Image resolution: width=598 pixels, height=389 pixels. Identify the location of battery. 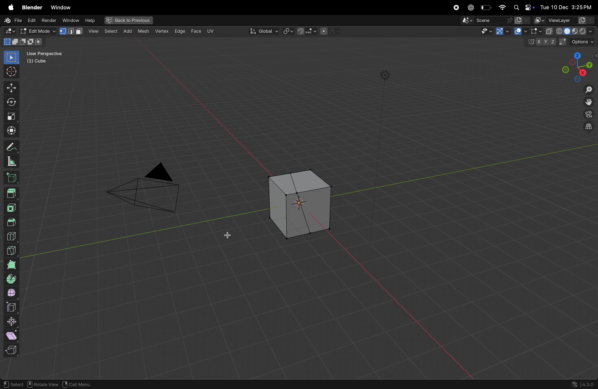
(486, 8).